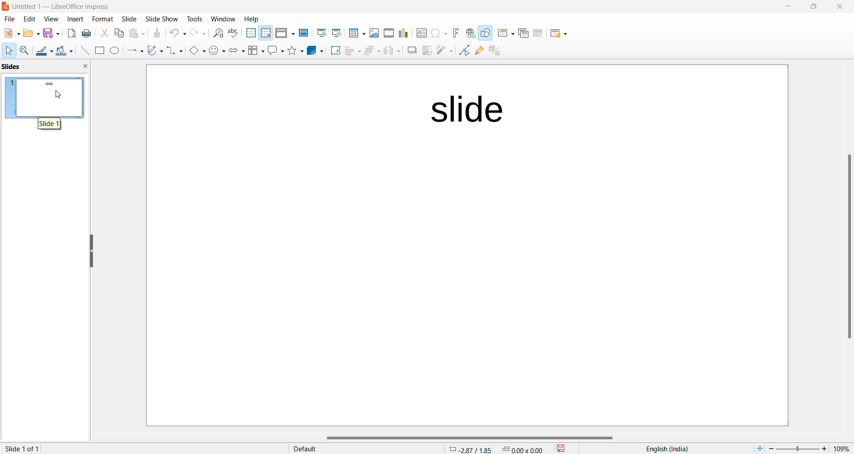 Image resolution: width=854 pixels, height=454 pixels. What do you see at coordinates (522, 35) in the screenshot?
I see `Duplicate slide` at bounding box center [522, 35].